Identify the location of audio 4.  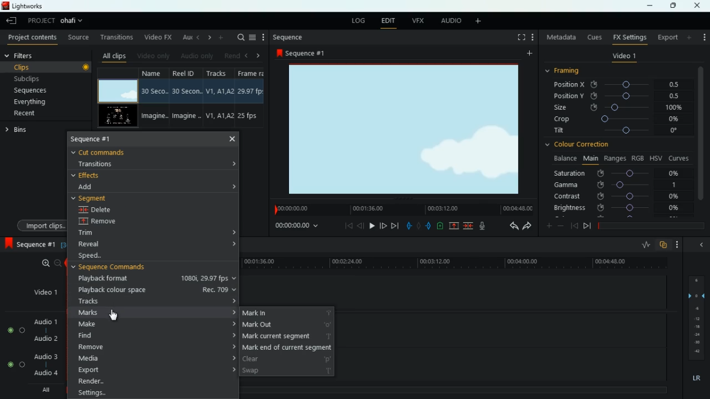
(44, 372).